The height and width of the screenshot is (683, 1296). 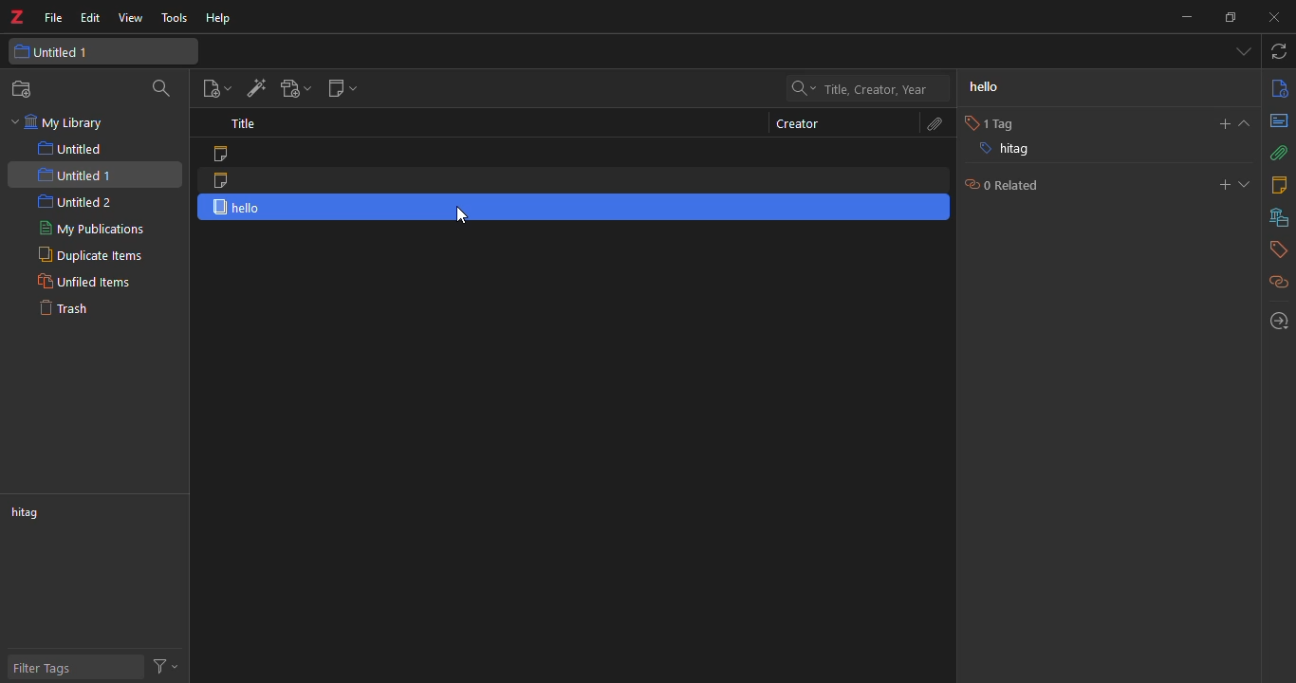 I want to click on notes, so click(x=1277, y=183).